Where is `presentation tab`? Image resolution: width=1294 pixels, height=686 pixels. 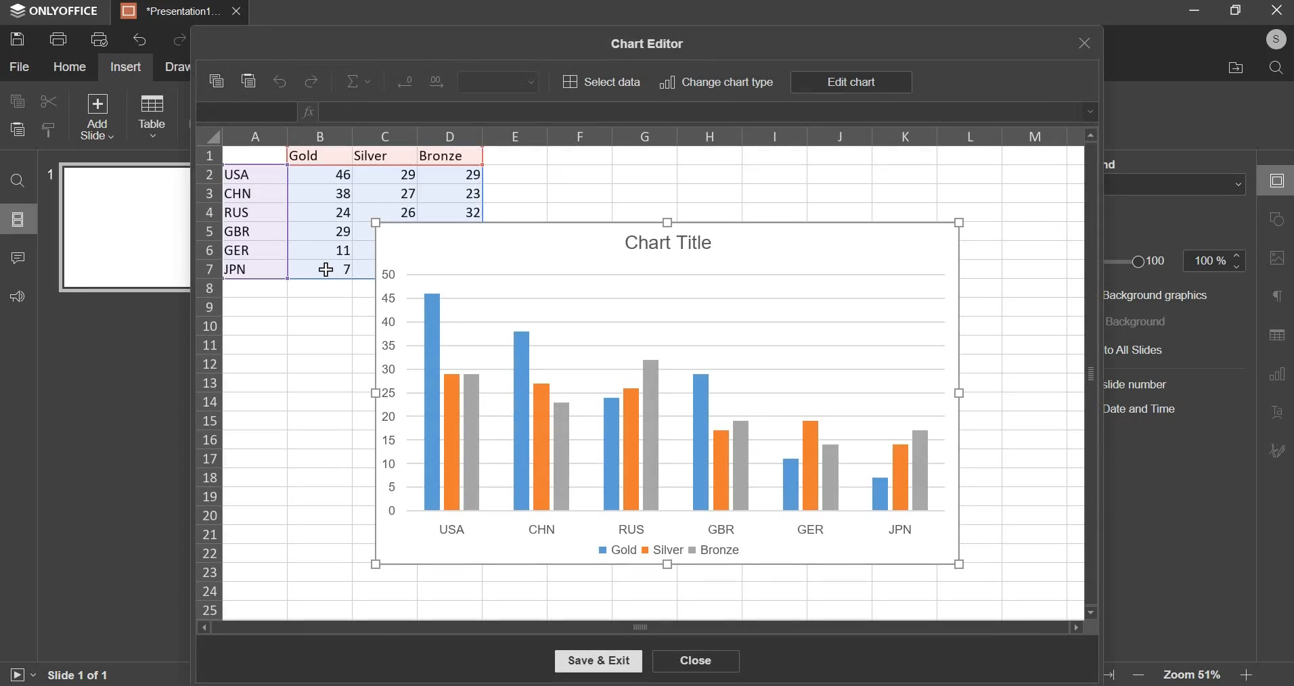
presentation tab is located at coordinates (172, 12).